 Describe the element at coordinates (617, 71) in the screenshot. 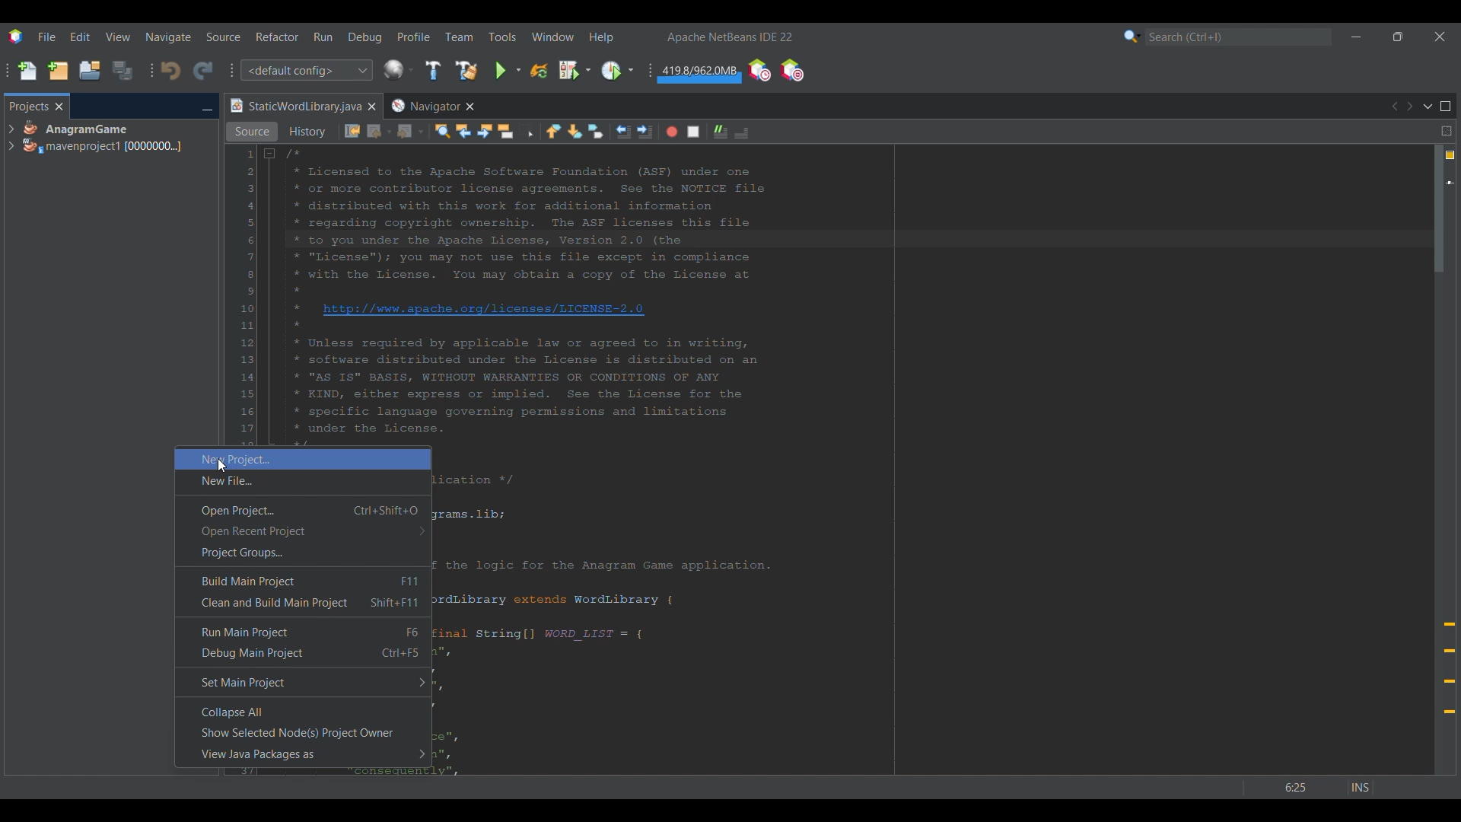

I see `Profile main project options` at that location.